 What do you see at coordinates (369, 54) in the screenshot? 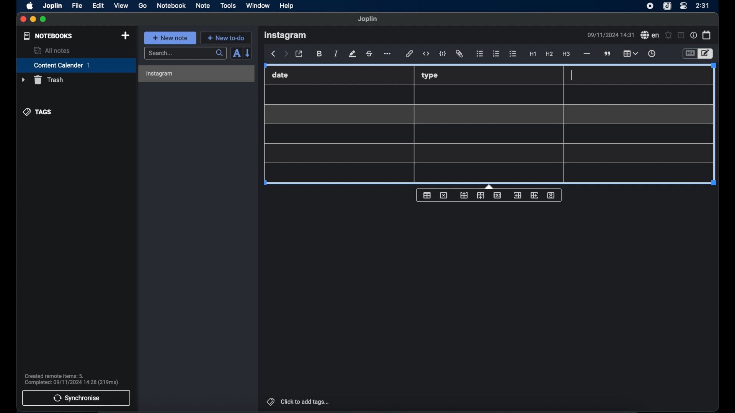
I see `strikethrough` at bounding box center [369, 54].